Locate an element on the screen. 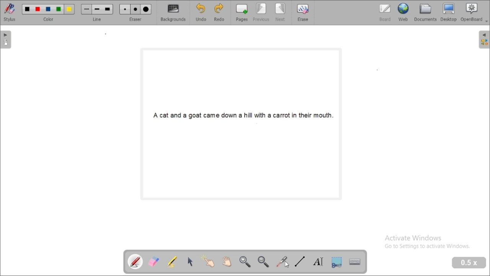  openboard is located at coordinates (472, 12).